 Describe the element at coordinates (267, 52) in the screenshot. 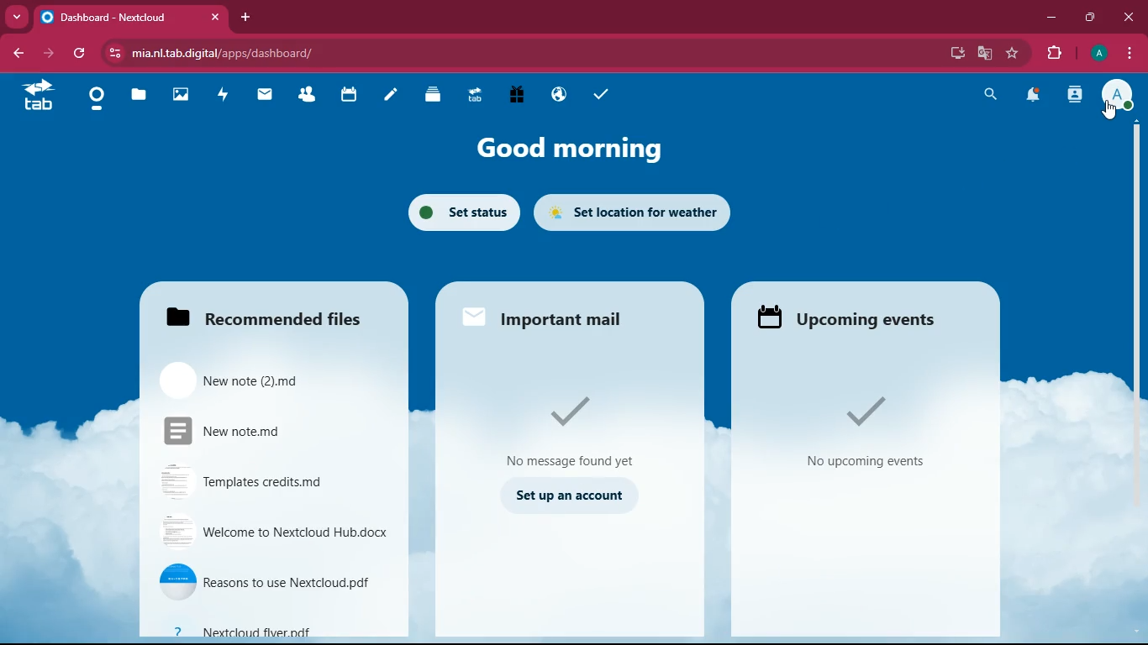

I see `mia.nltab.digital/apps/dashboard/` at that location.